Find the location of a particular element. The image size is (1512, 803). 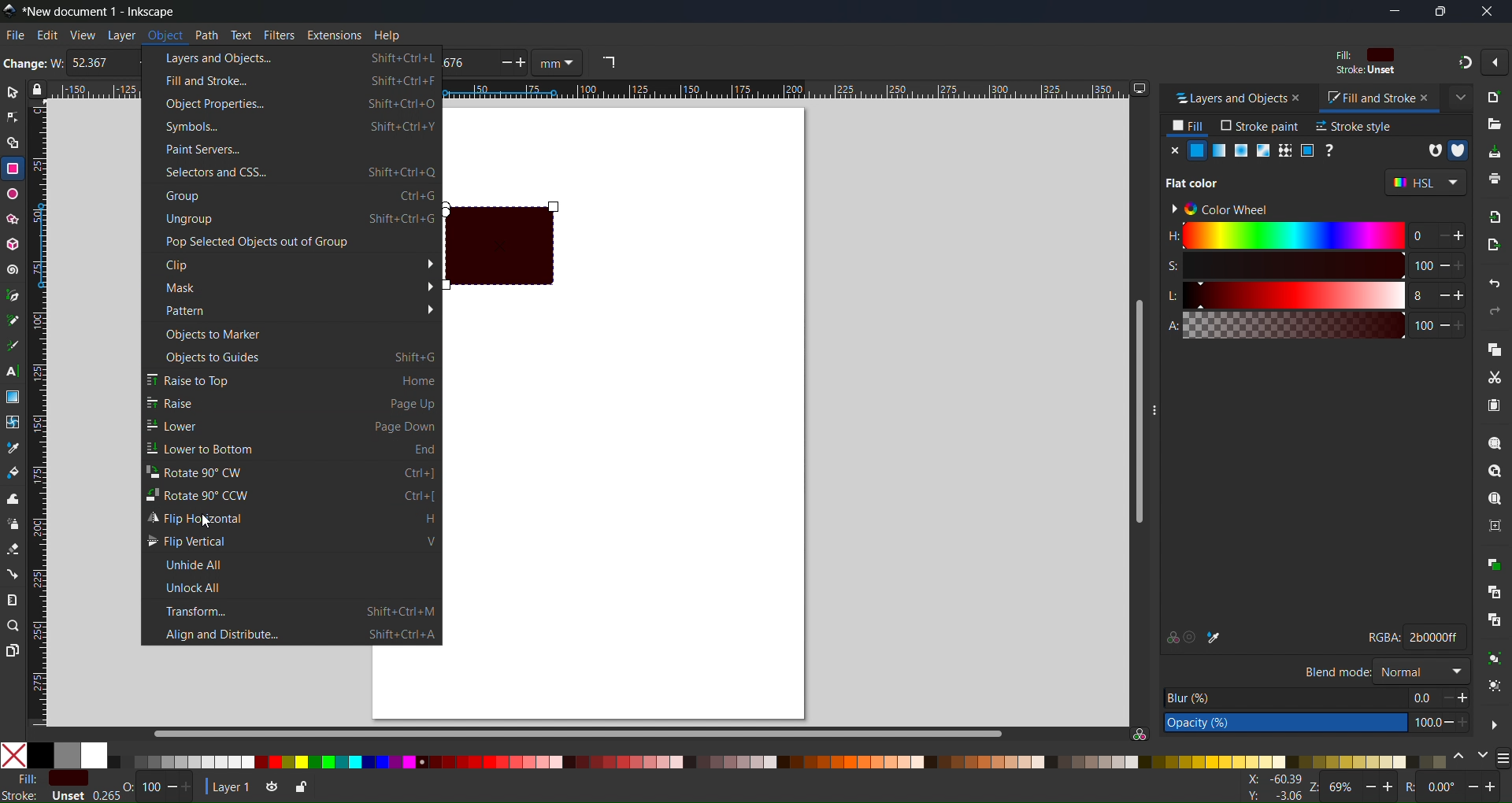

fill is located at coordinates (20, 778).